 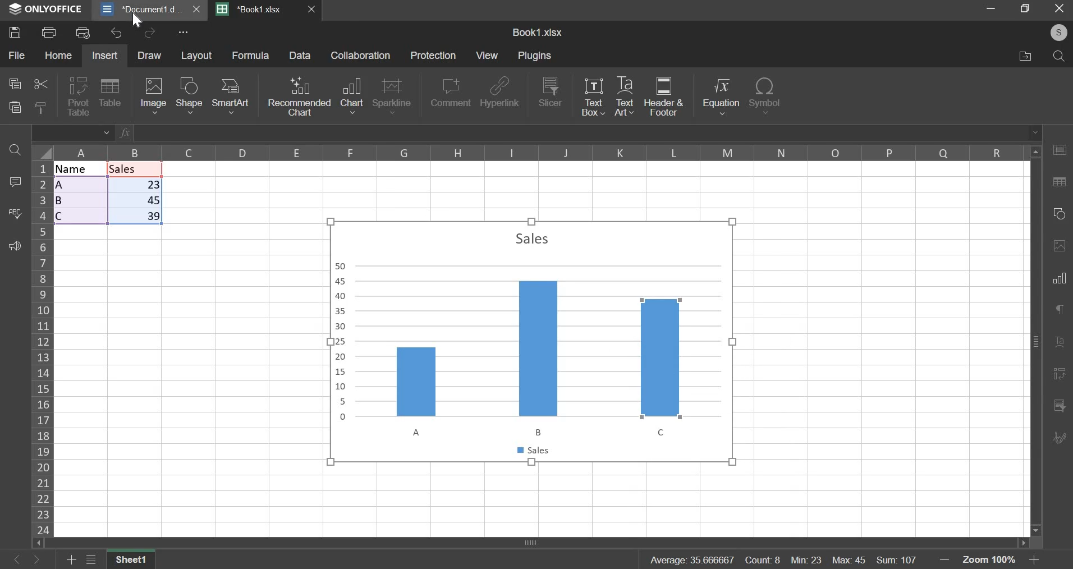 What do you see at coordinates (1059, 59) in the screenshot?
I see `search` at bounding box center [1059, 59].